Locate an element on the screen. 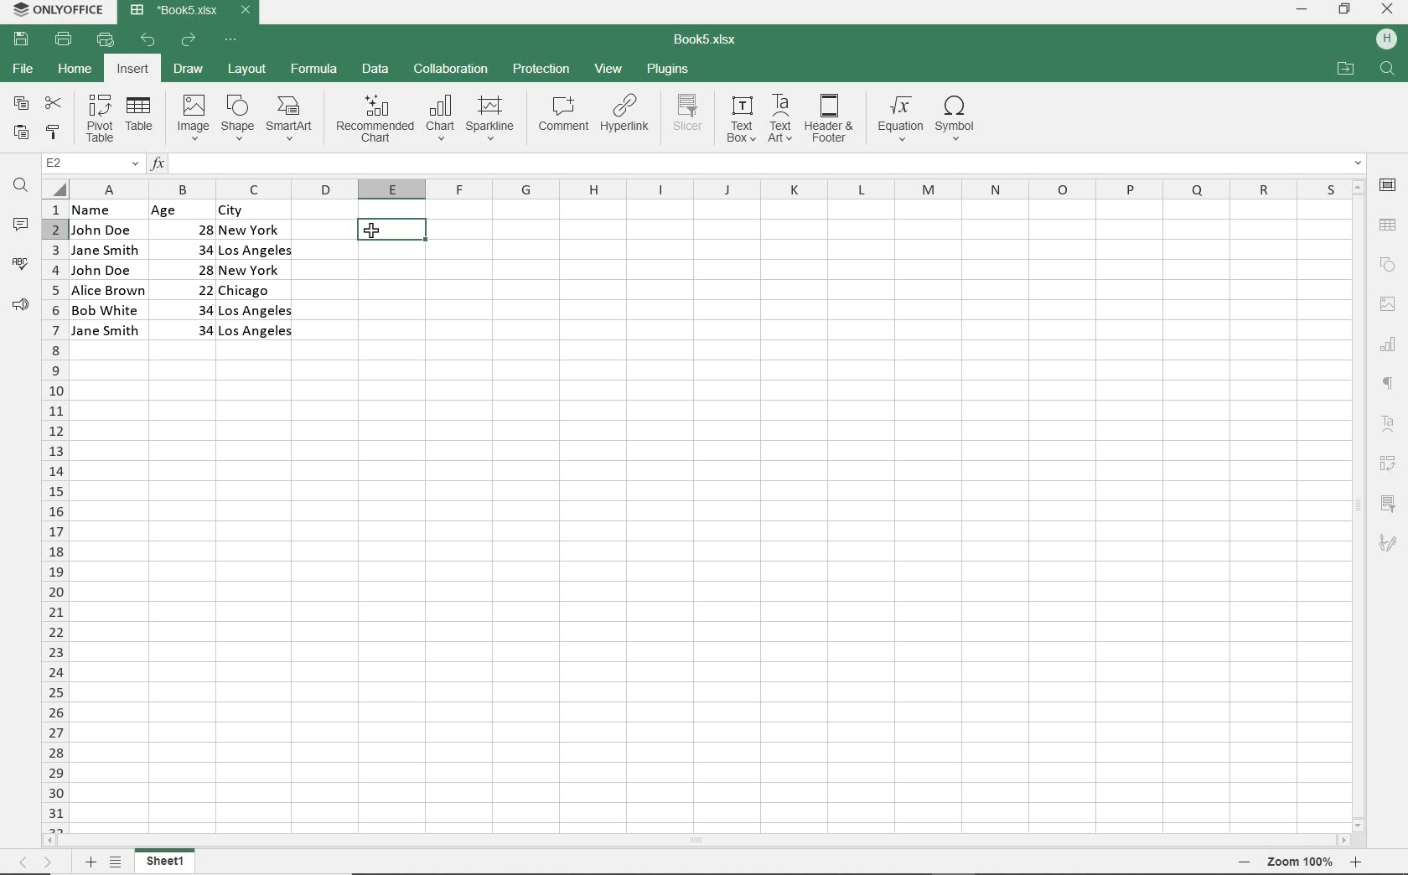  Jane Smith is located at coordinates (104, 250).